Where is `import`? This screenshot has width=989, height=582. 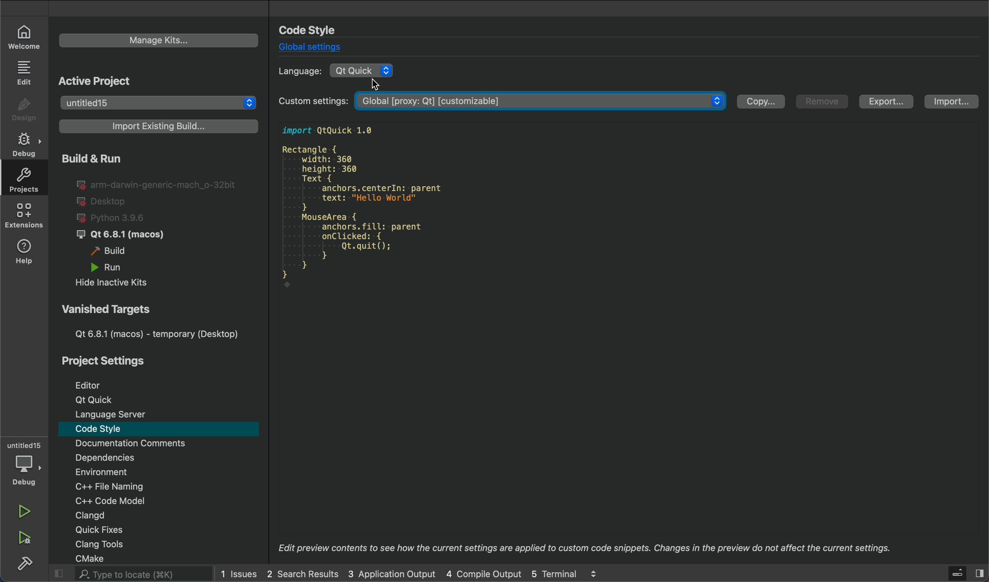 import is located at coordinates (955, 103).